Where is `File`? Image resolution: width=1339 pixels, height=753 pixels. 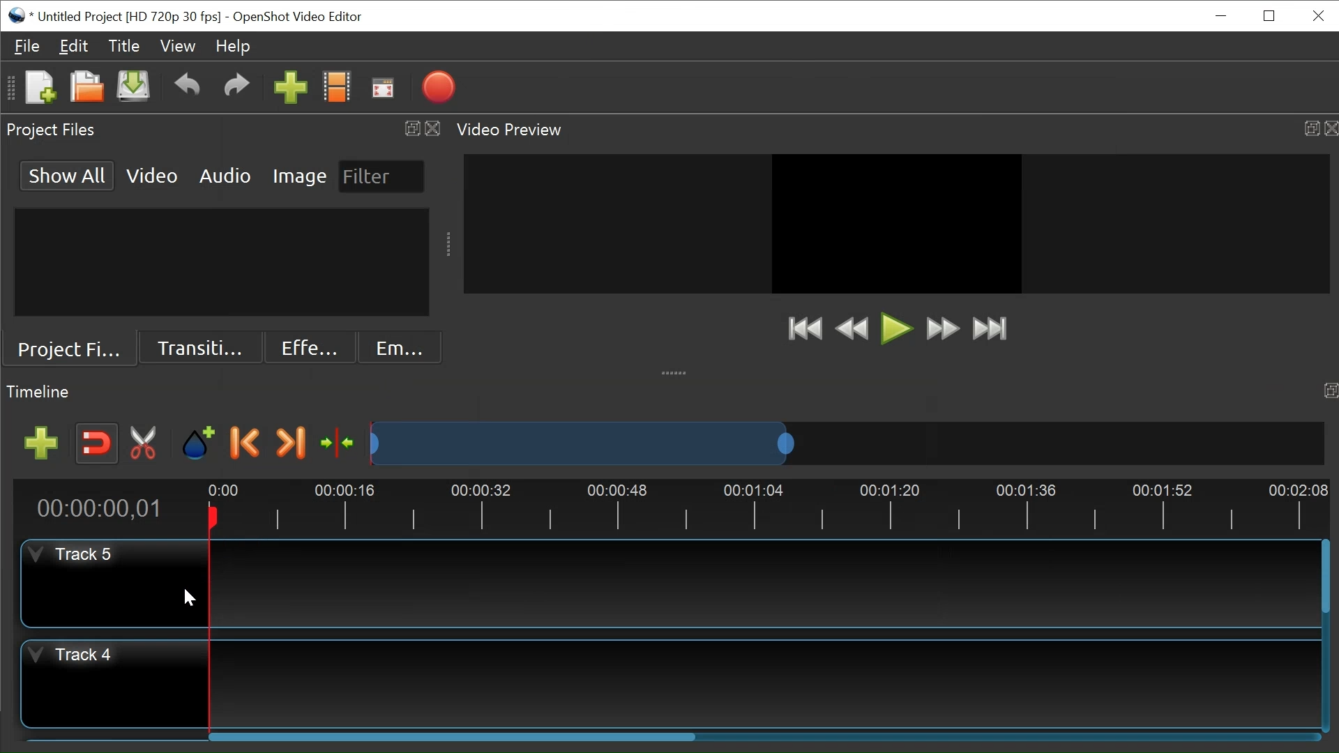 File is located at coordinates (27, 46).